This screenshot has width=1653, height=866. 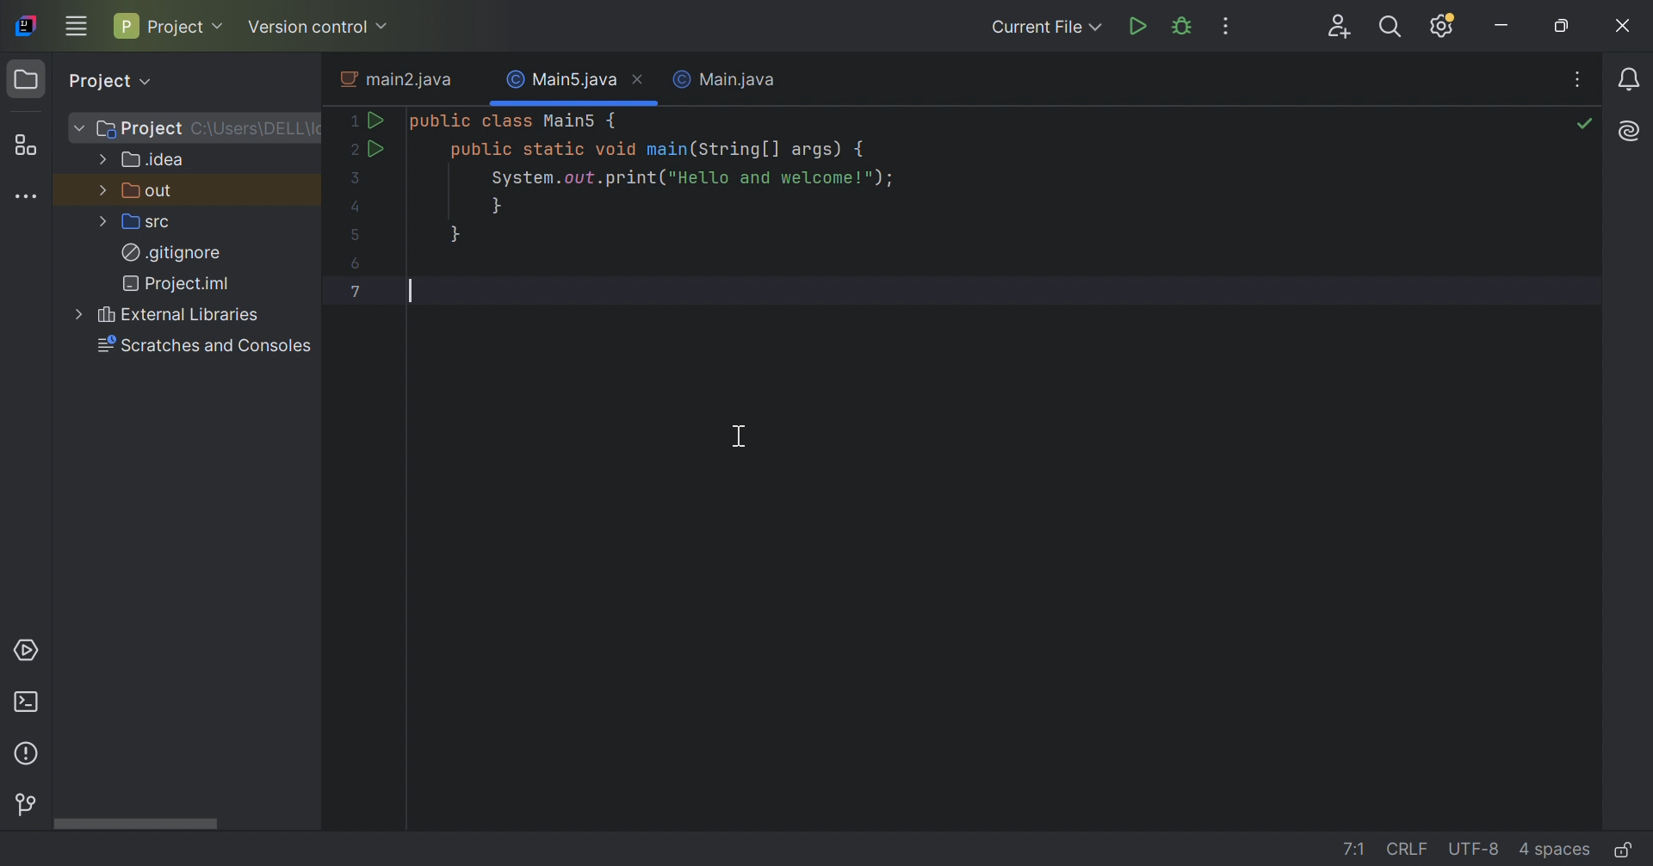 I want to click on 7, so click(x=357, y=291).